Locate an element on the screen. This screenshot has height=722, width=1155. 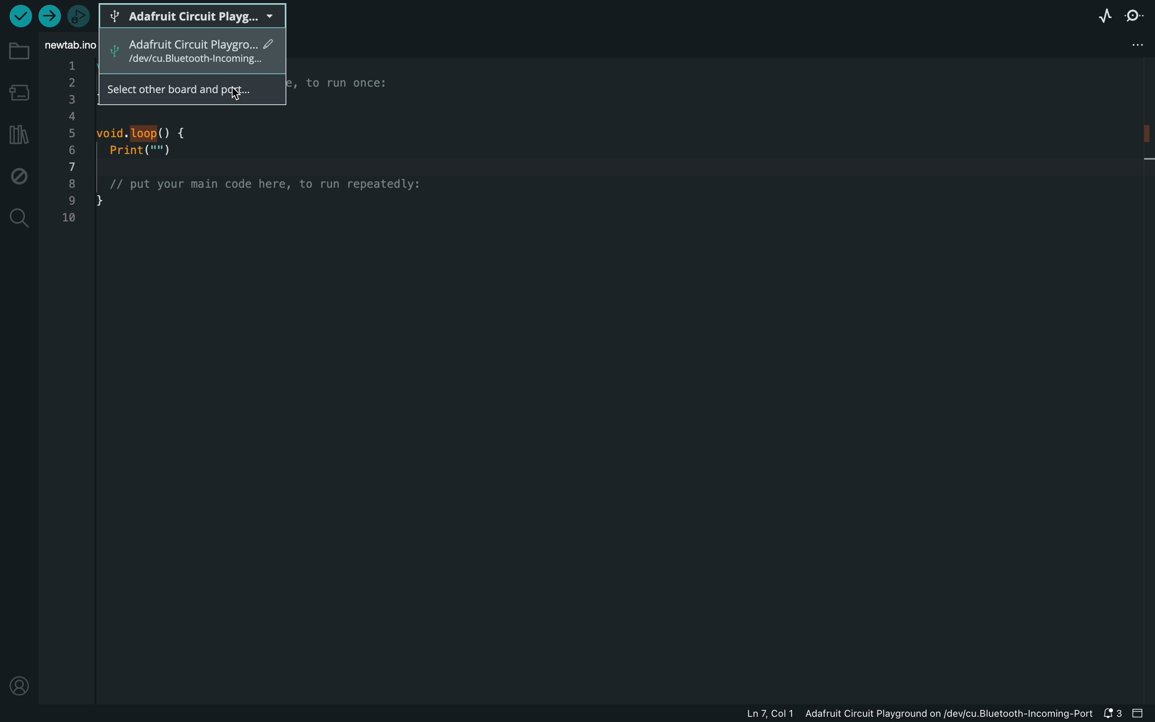
folder is located at coordinates (21, 51).